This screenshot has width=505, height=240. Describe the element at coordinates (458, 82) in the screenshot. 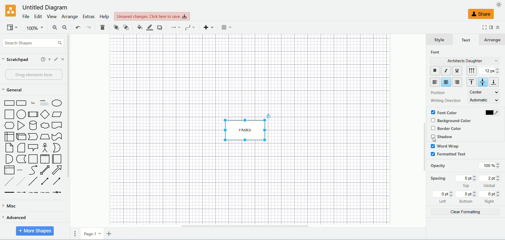

I see `right` at that location.